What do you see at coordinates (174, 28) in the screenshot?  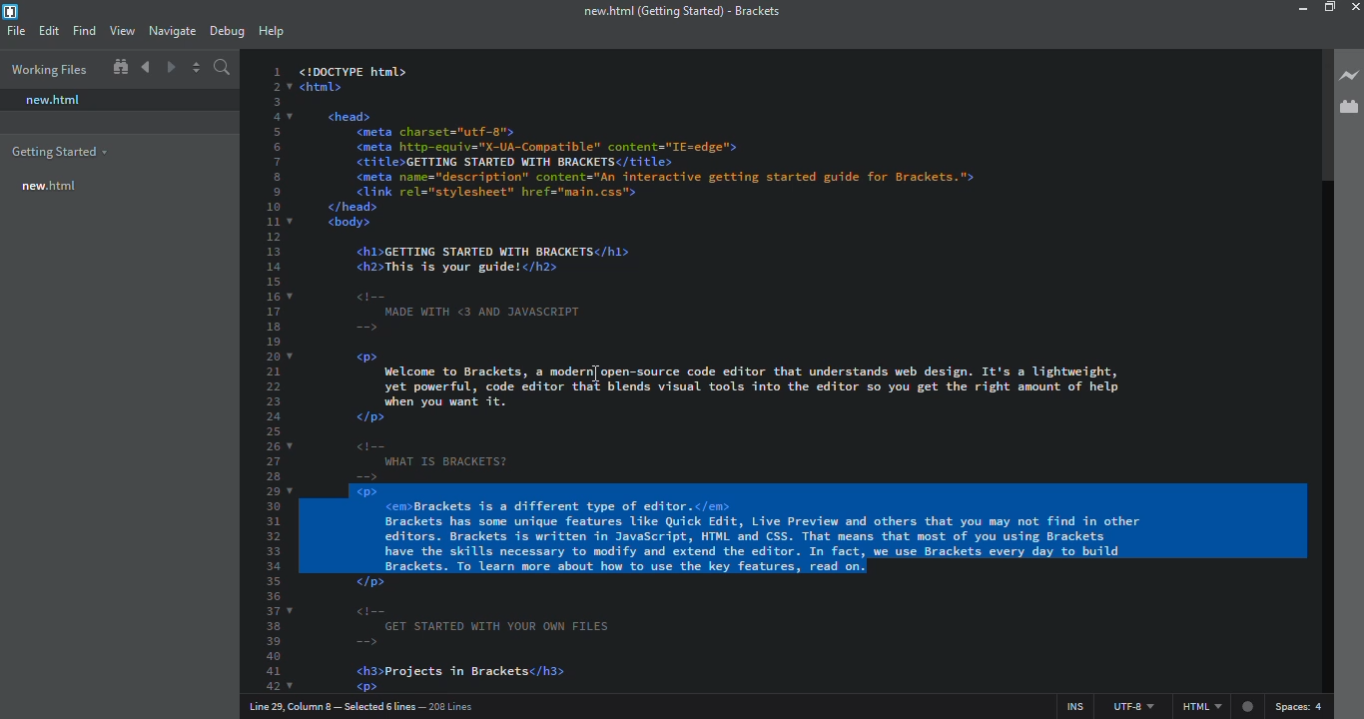 I see `navigate` at bounding box center [174, 28].